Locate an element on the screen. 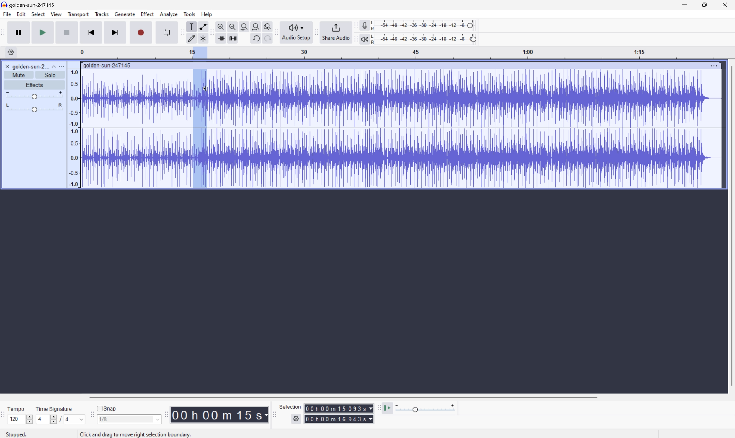  Slider is located at coordinates (28, 418).